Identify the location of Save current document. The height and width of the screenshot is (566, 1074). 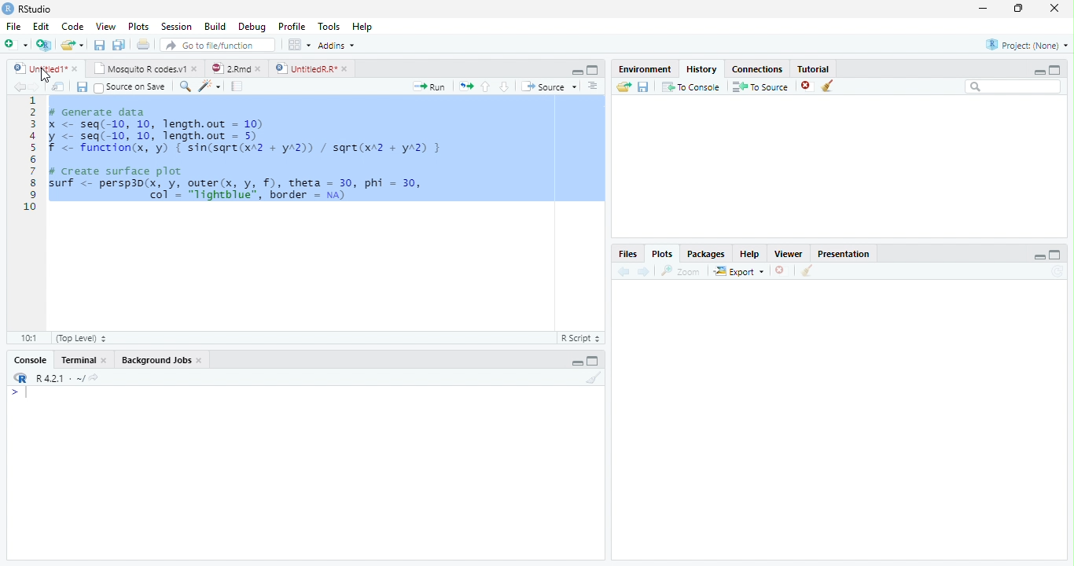
(81, 86).